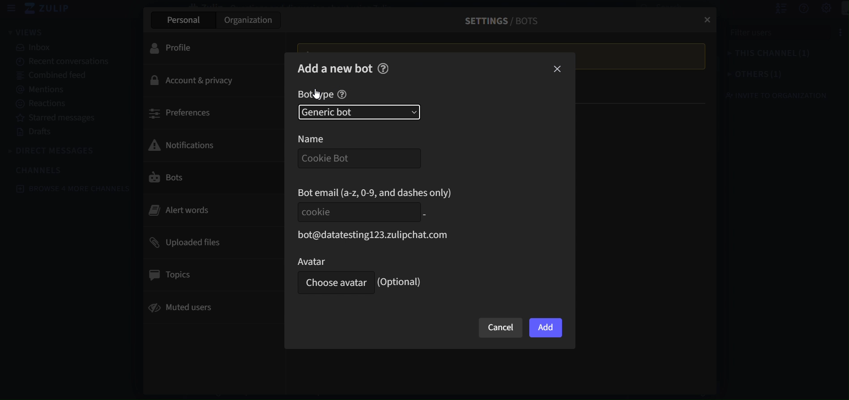  Describe the element at coordinates (546, 328) in the screenshot. I see `add` at that location.